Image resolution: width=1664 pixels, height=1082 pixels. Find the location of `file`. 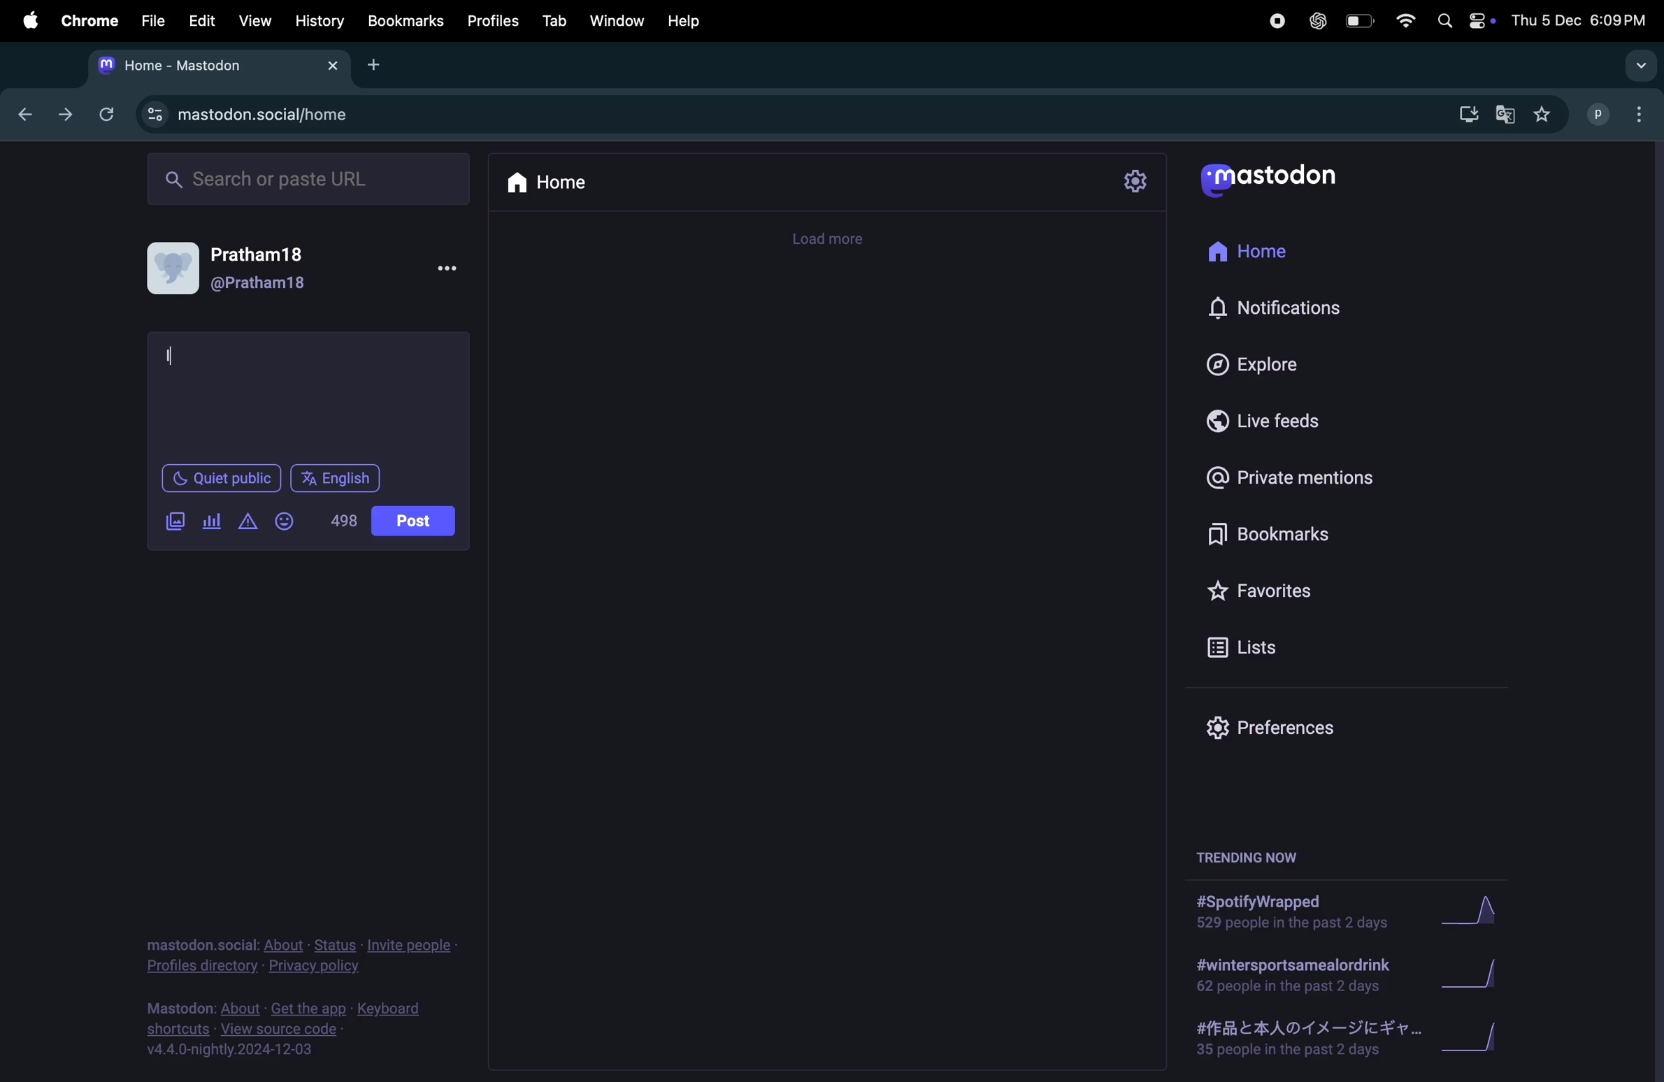

file is located at coordinates (153, 19).